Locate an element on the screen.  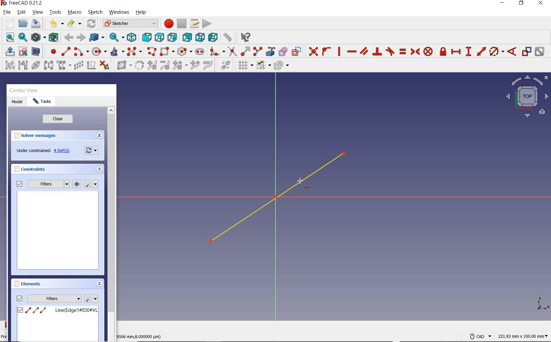
TOGGLE CONSTRUCTION GEOMETRY is located at coordinates (297, 51).